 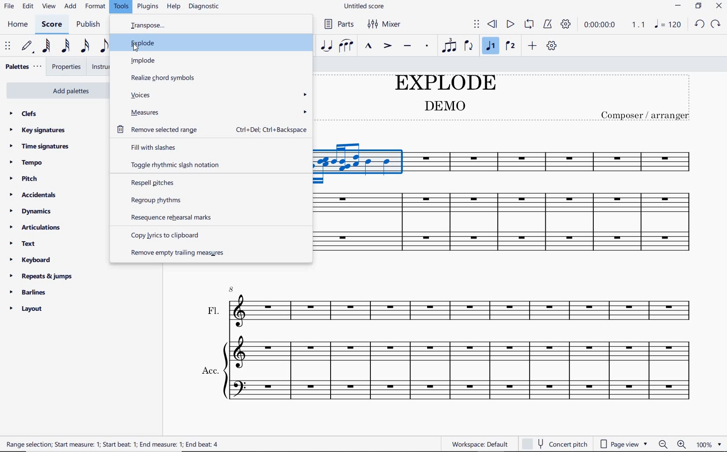 What do you see at coordinates (506, 223) in the screenshot?
I see `Instrument: Accordion` at bounding box center [506, 223].